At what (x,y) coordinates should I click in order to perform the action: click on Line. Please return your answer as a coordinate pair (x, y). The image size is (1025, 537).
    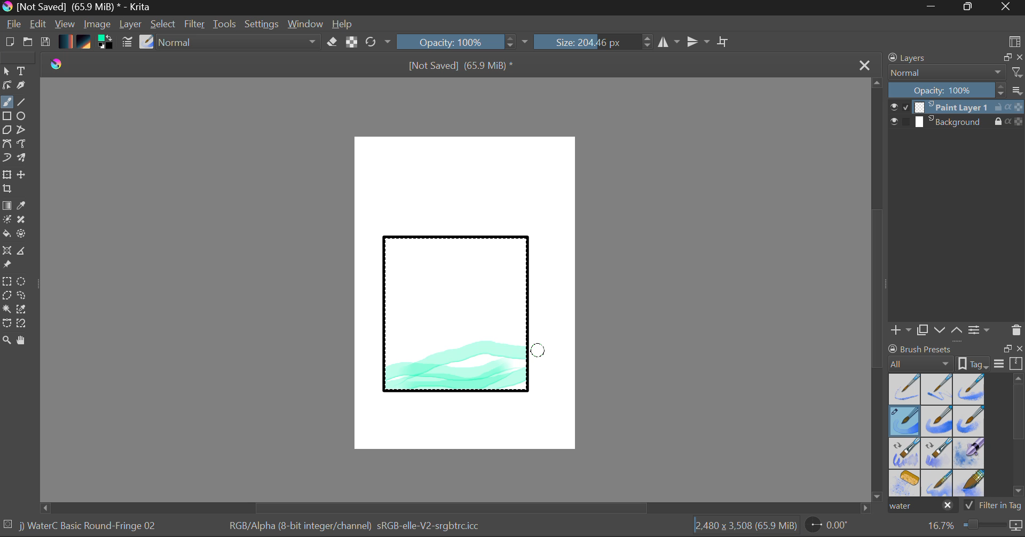
    Looking at the image, I should click on (22, 102).